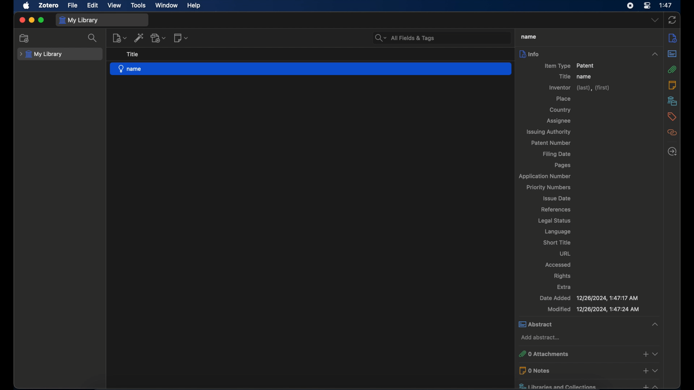 The height and width of the screenshot is (390, 694). I want to click on zotero, so click(48, 5).